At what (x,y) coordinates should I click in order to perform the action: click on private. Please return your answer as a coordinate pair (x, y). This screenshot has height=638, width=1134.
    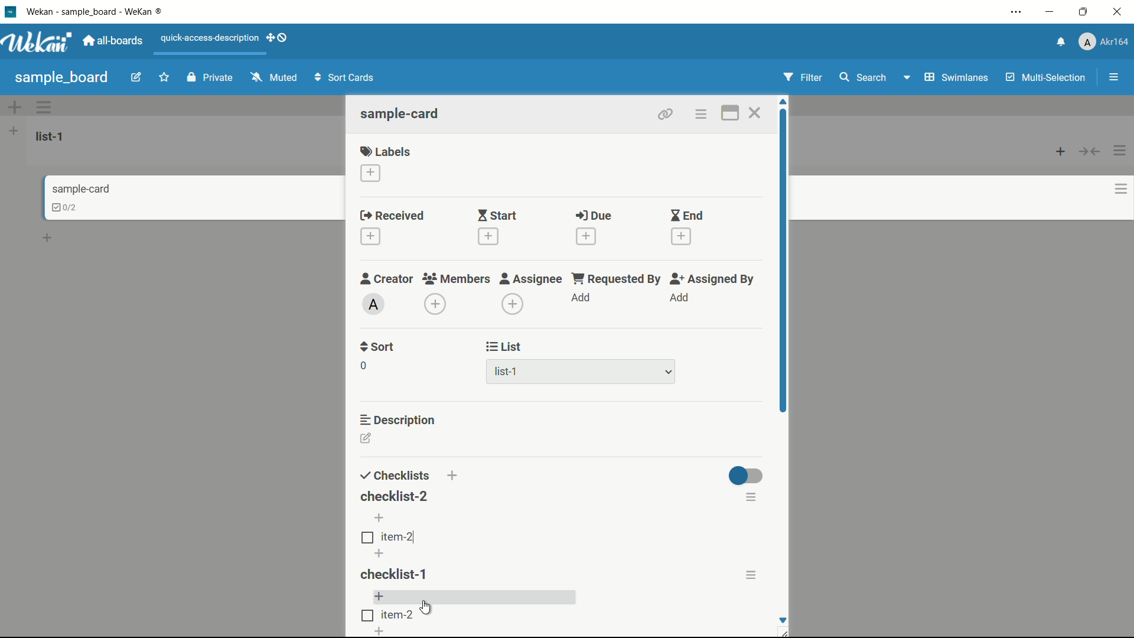
    Looking at the image, I should click on (210, 79).